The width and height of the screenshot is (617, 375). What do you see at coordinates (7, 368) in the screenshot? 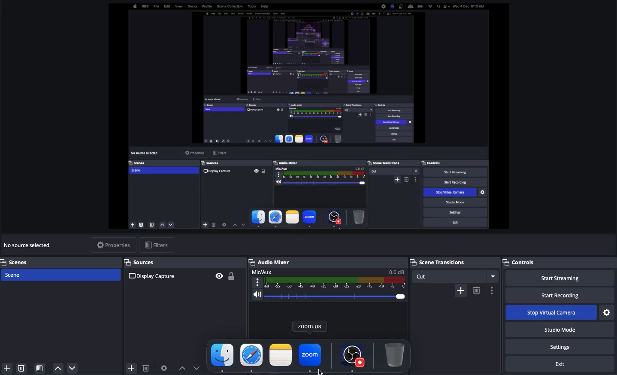
I see `Add` at bounding box center [7, 368].